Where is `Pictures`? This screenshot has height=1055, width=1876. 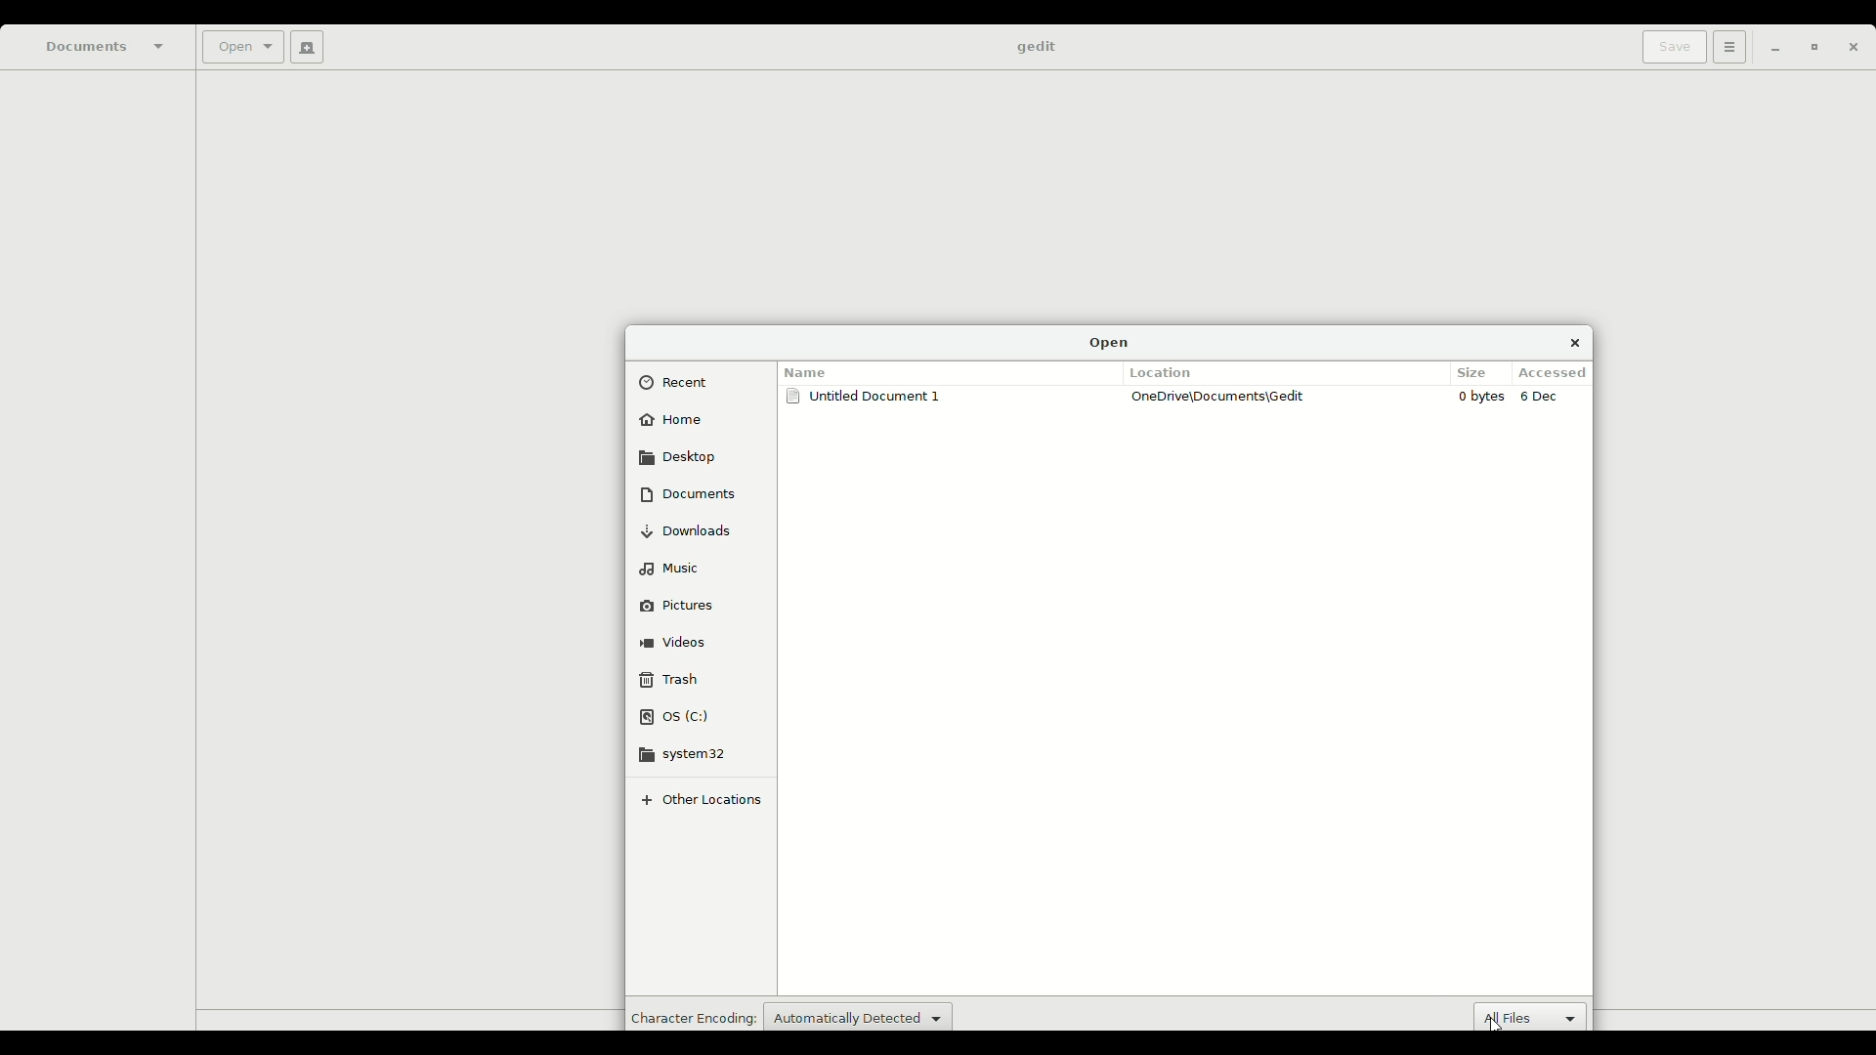
Pictures is located at coordinates (689, 603).